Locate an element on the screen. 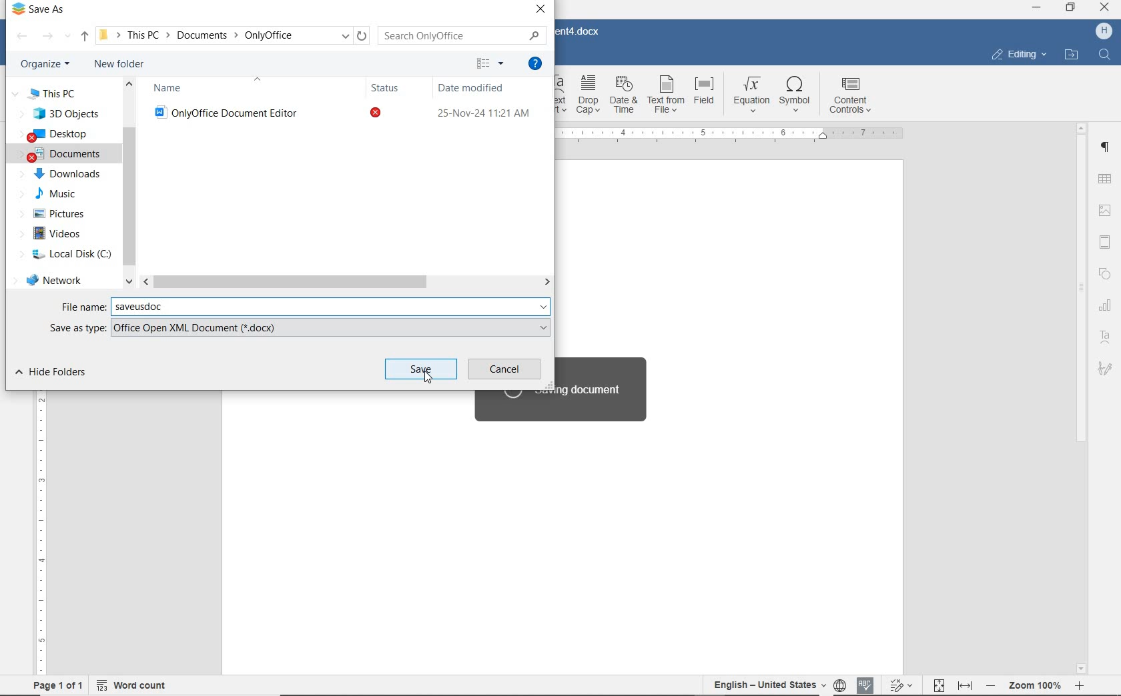 Image resolution: width=1121 pixels, height=696 pixels. PICTURES is located at coordinates (53, 214).